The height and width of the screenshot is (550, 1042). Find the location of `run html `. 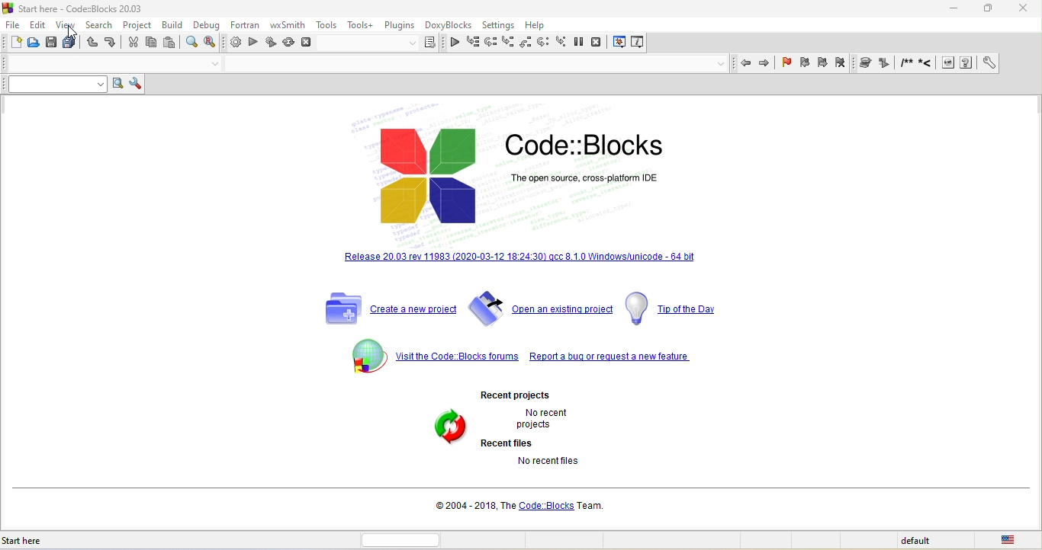

run html  is located at coordinates (949, 64).